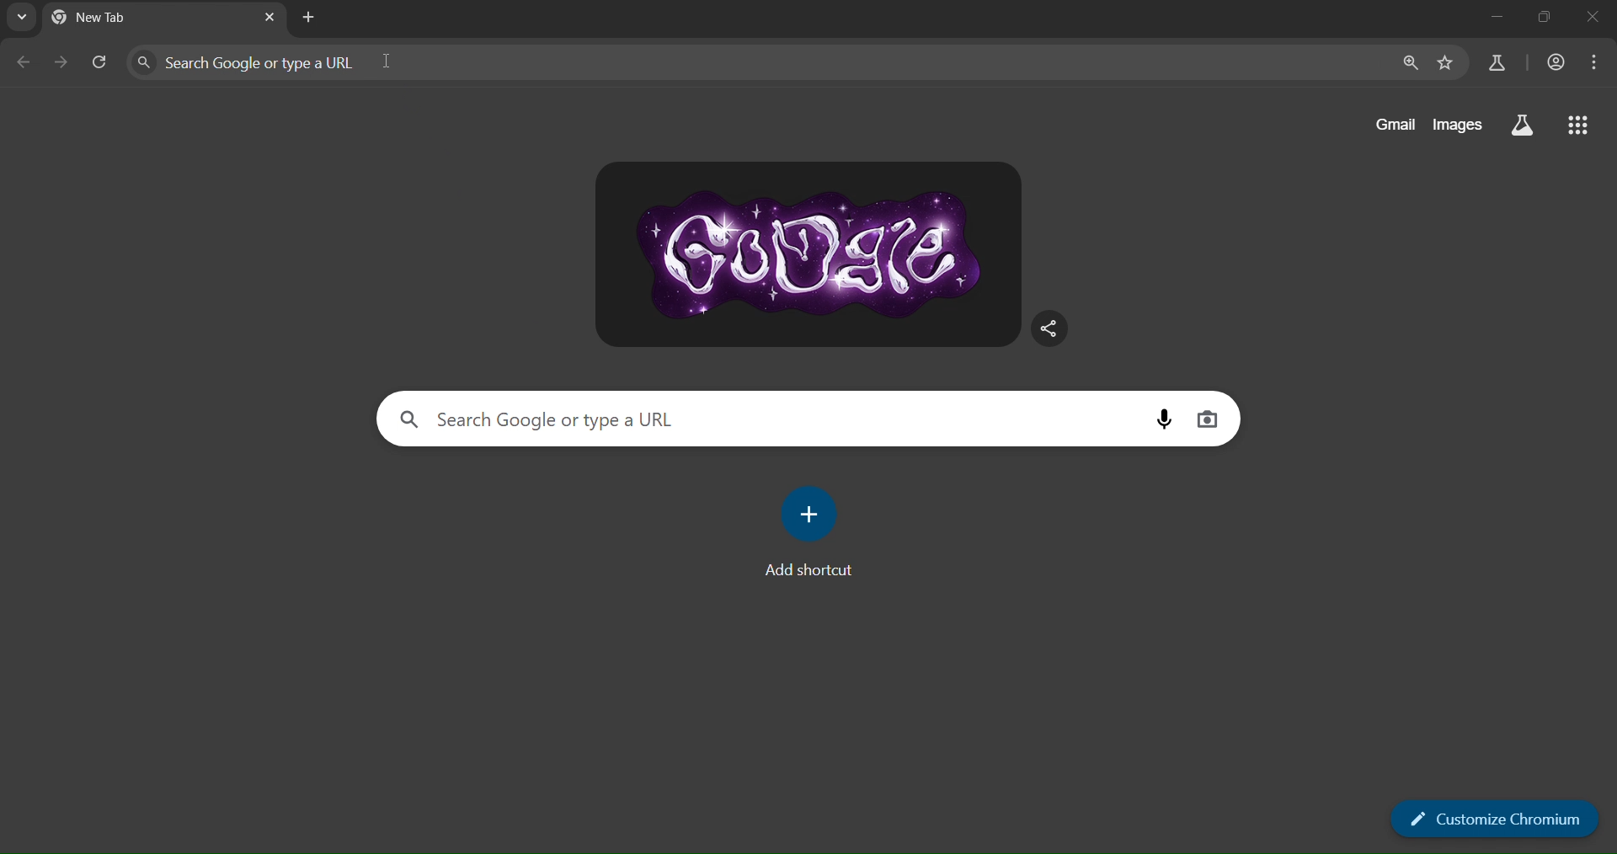  I want to click on images, so click(1458, 124).